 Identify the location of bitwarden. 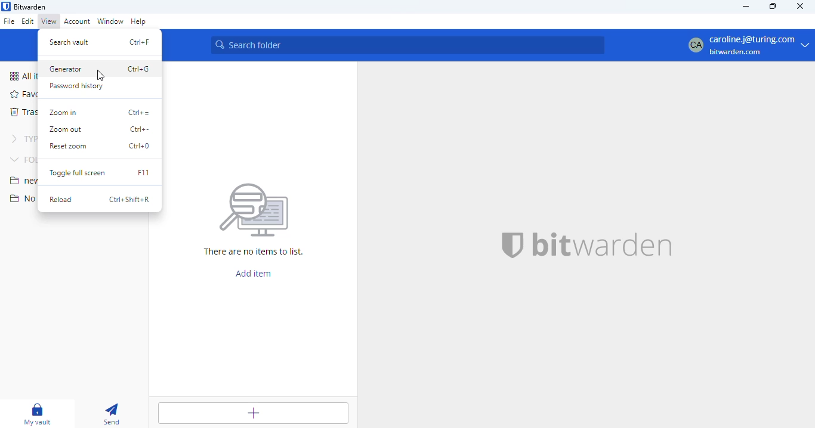
(30, 7).